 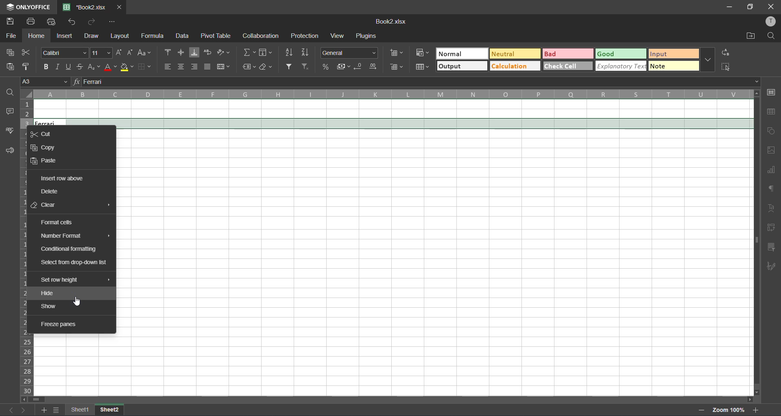 What do you see at coordinates (290, 53) in the screenshot?
I see `sort ascending ` at bounding box center [290, 53].